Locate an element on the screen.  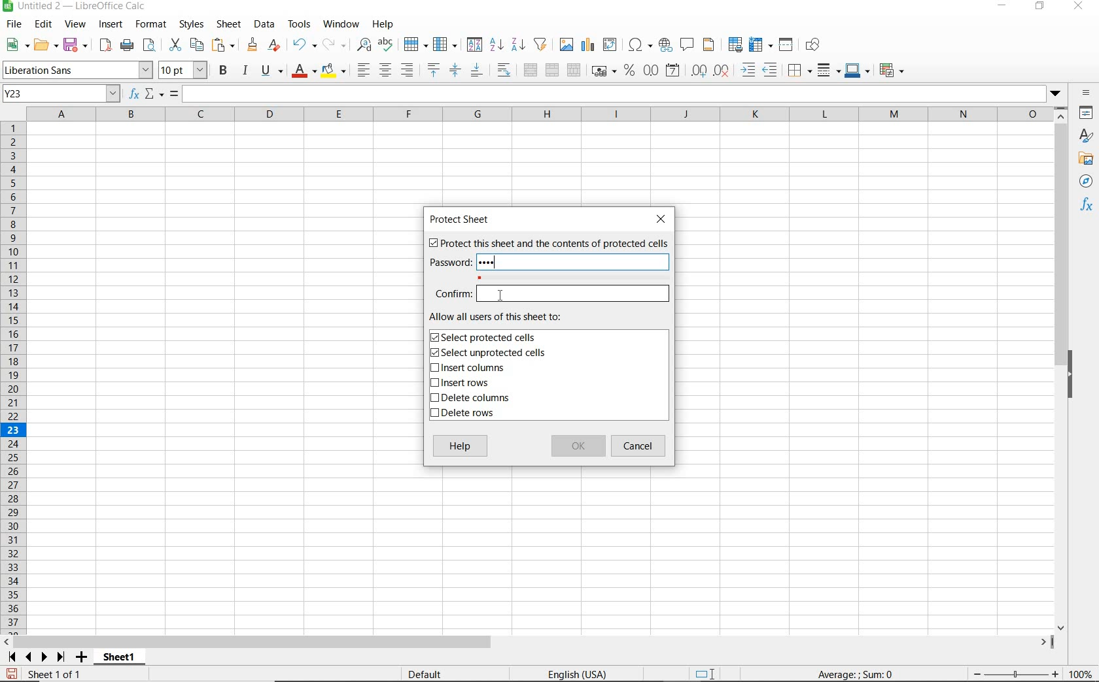
OPEN is located at coordinates (44, 44).